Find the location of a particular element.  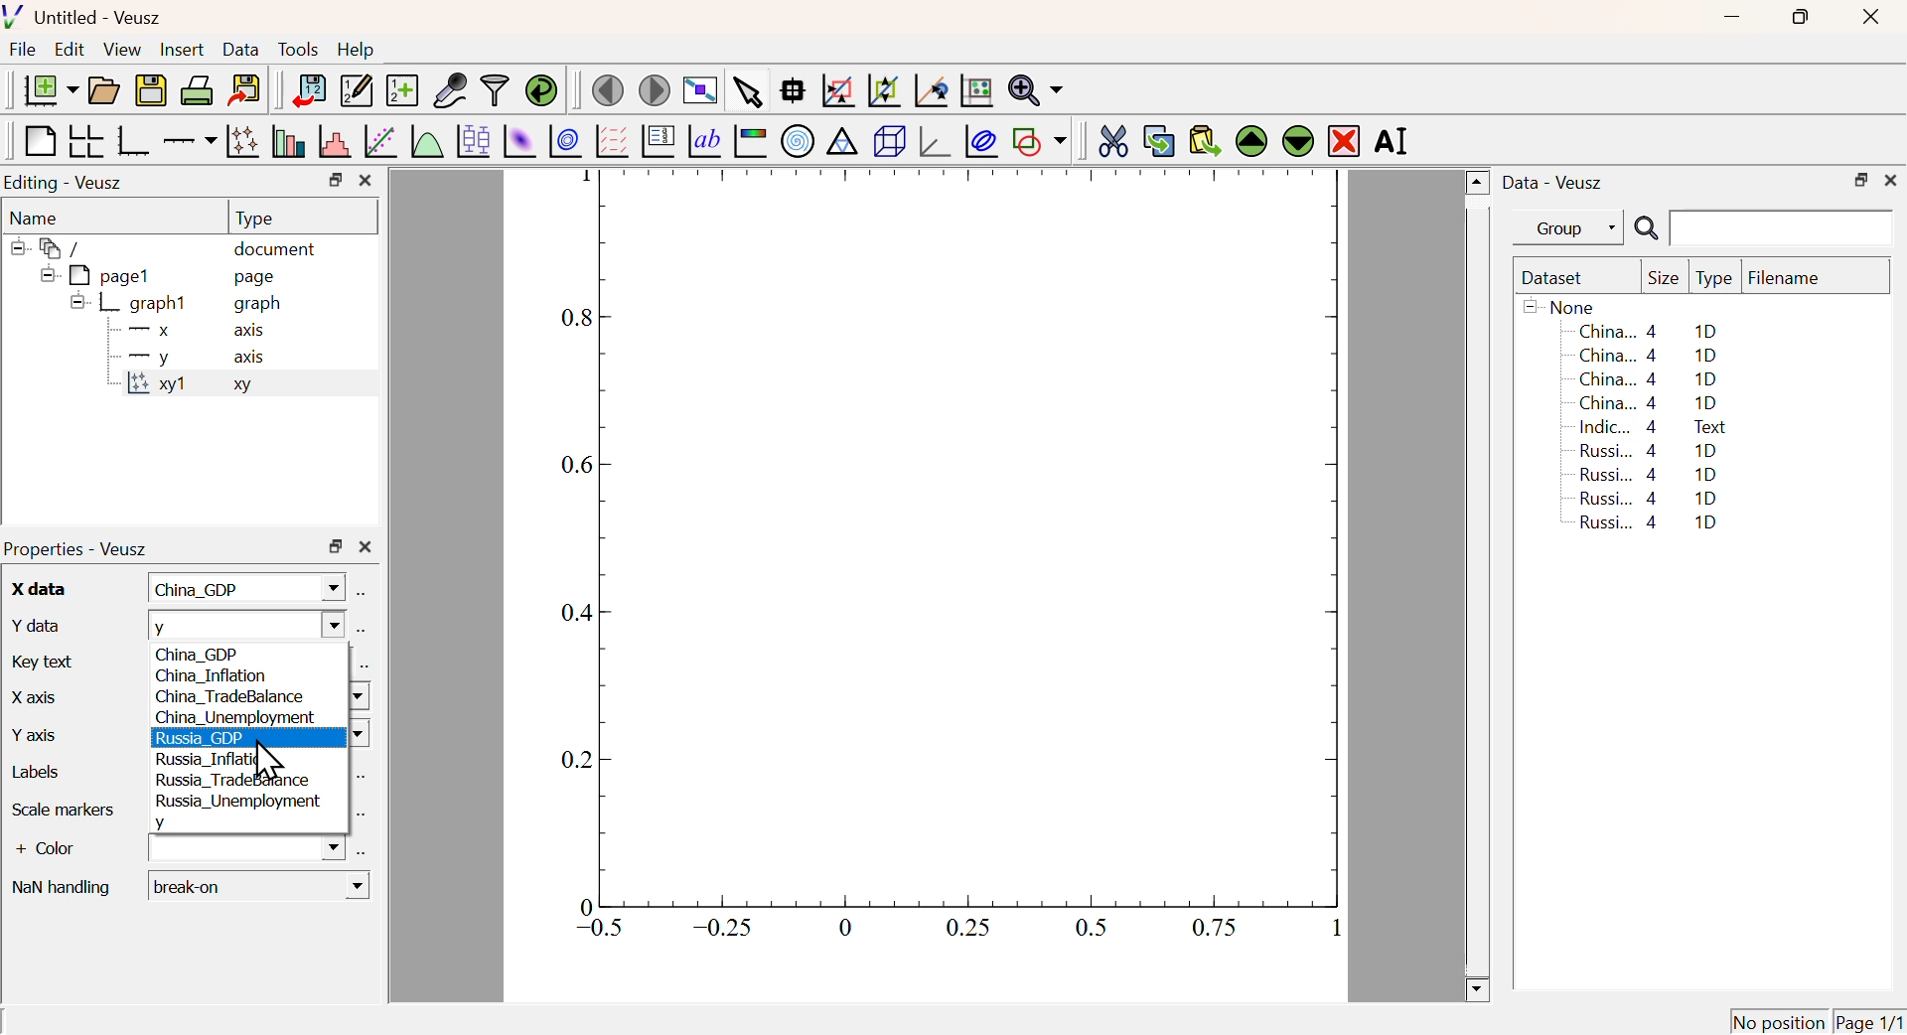

Restore Down is located at coordinates (335, 180).